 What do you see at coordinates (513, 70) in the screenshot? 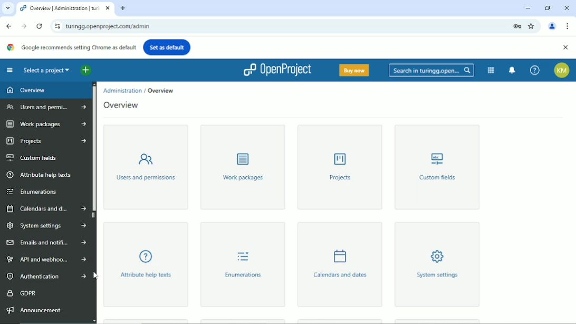
I see `To notification center` at bounding box center [513, 70].